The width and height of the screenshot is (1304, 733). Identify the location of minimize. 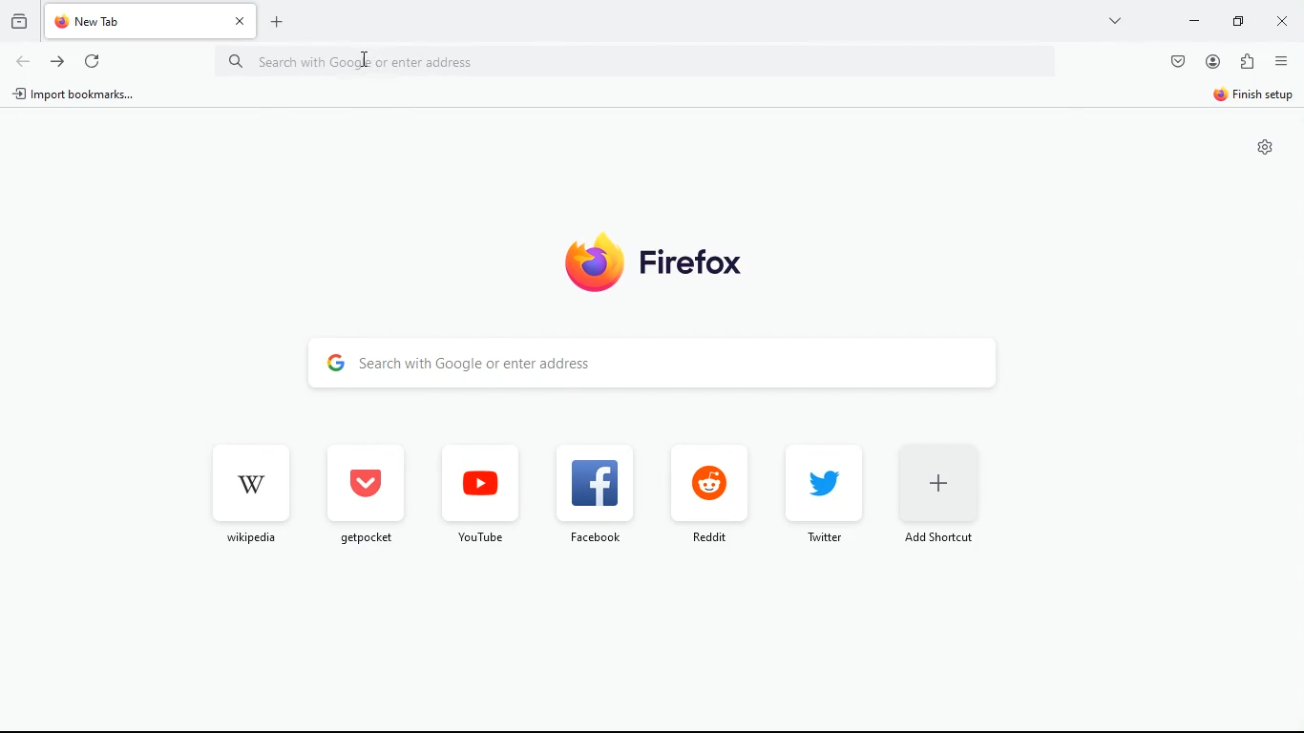
(1191, 22).